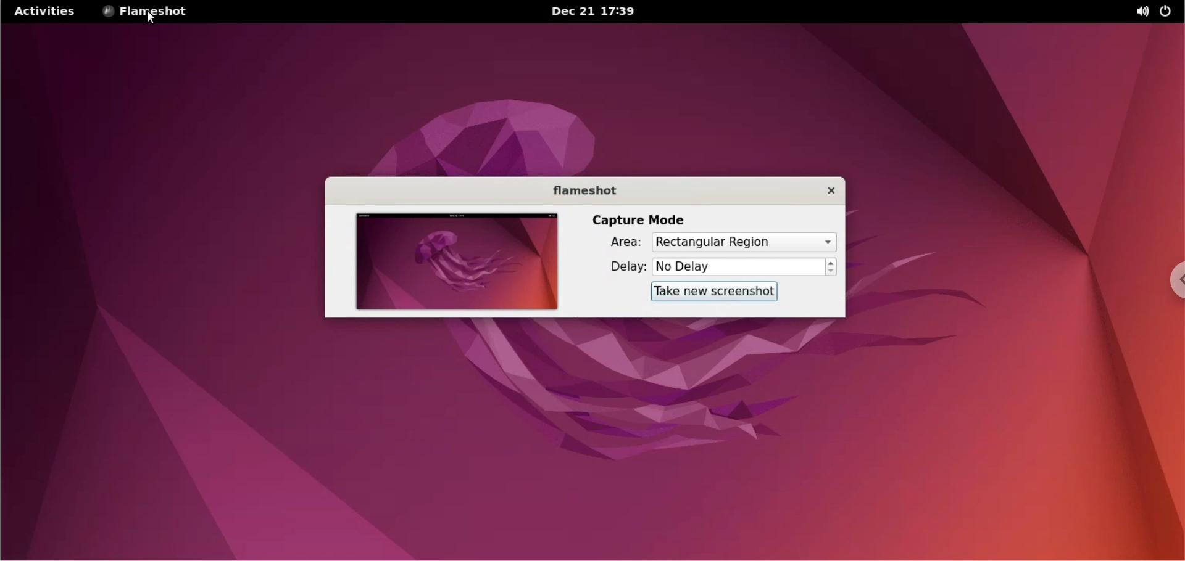  Describe the element at coordinates (738, 266) in the screenshot. I see `delay time` at that location.